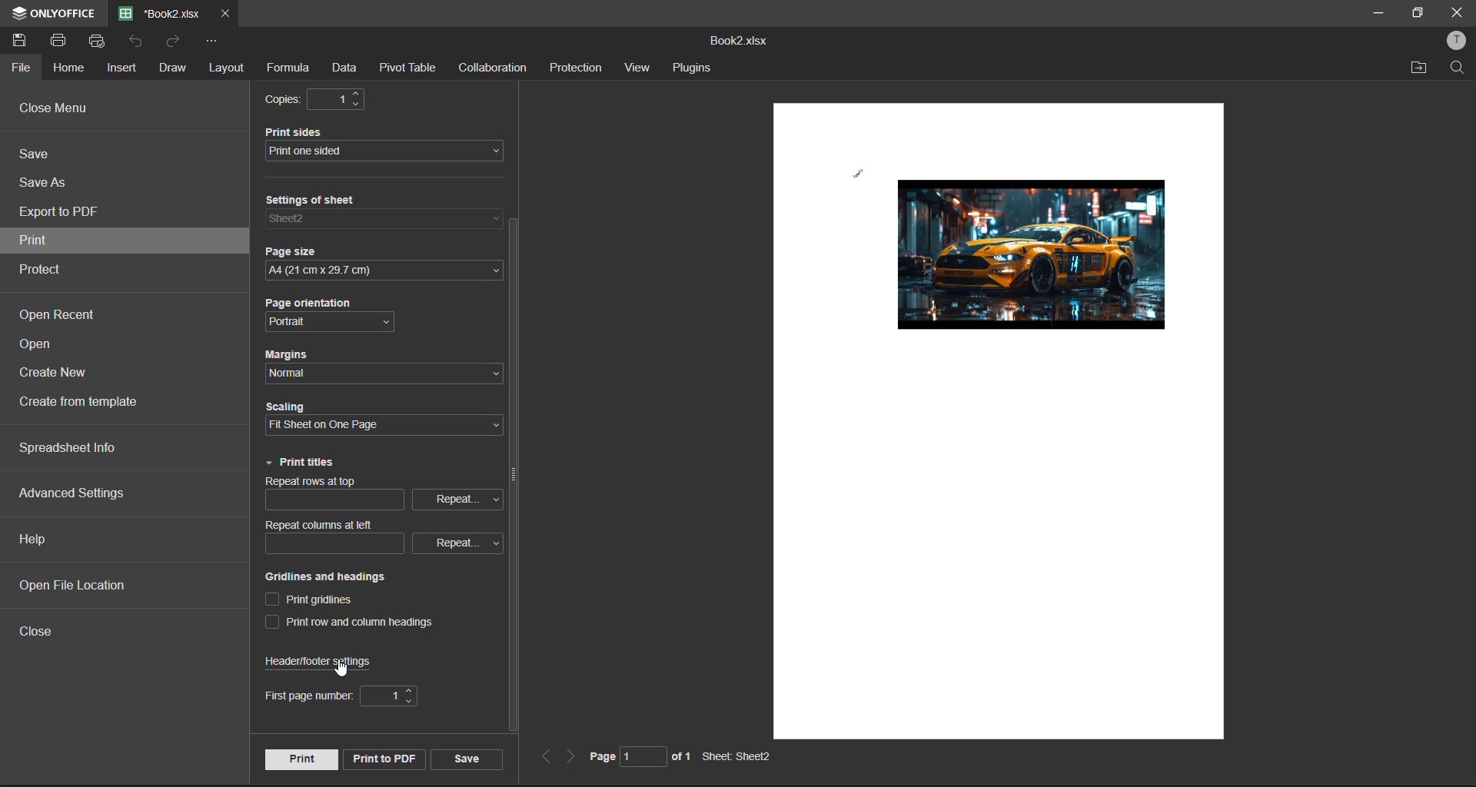 The height and width of the screenshot is (787, 1476). I want to click on spreadsheet info, so click(68, 449).